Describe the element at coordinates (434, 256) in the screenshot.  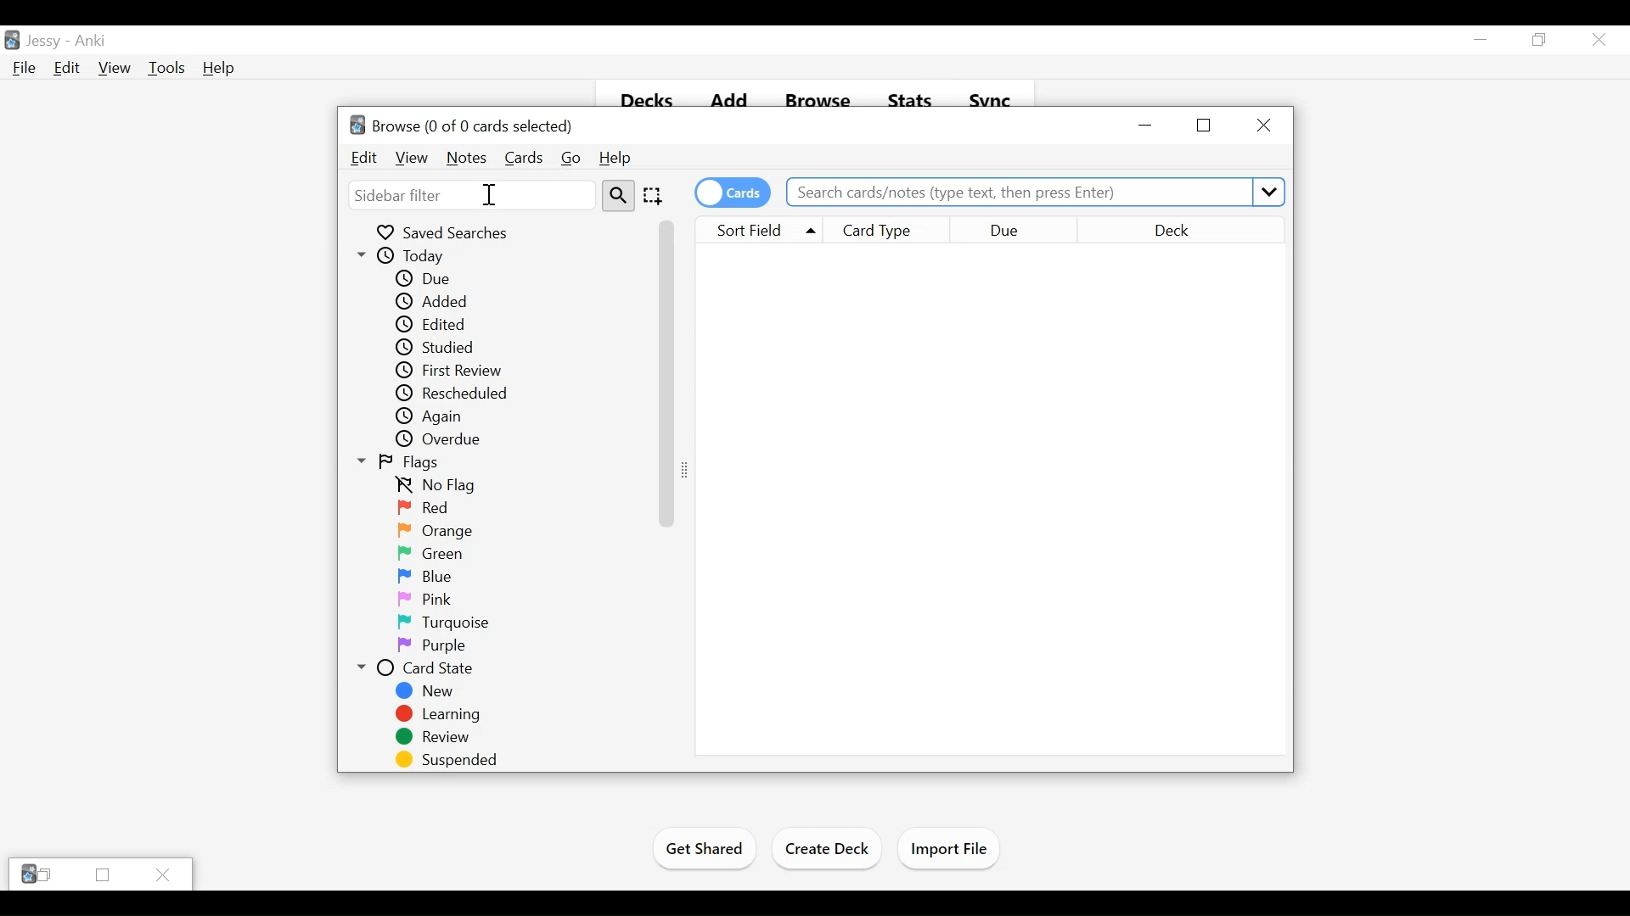
I see `Today` at that location.